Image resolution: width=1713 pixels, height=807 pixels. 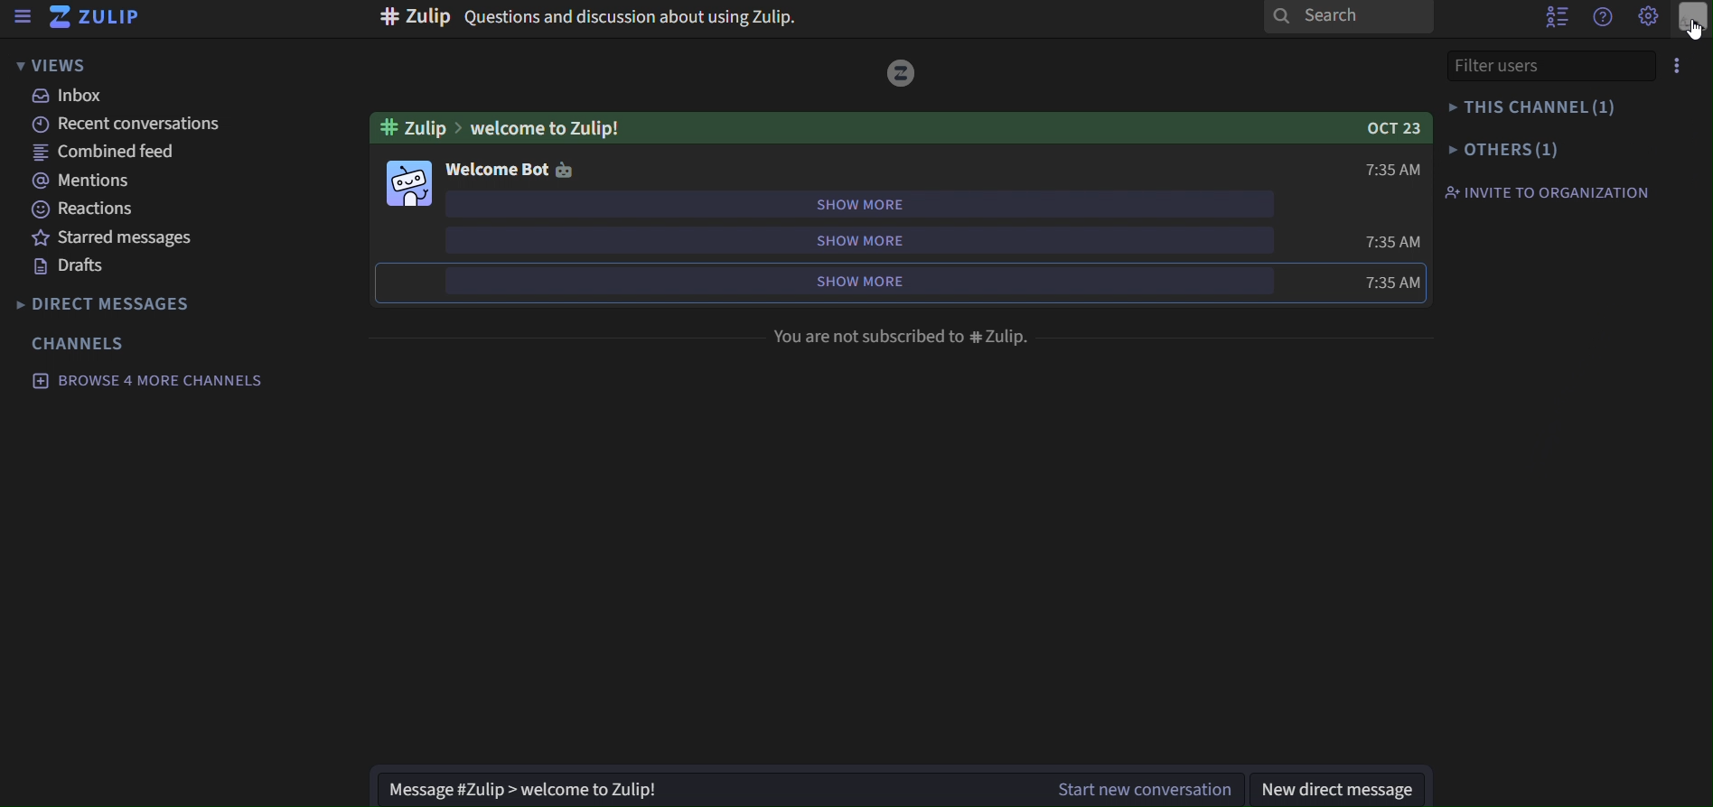 I want to click on others(1), so click(x=1504, y=152).